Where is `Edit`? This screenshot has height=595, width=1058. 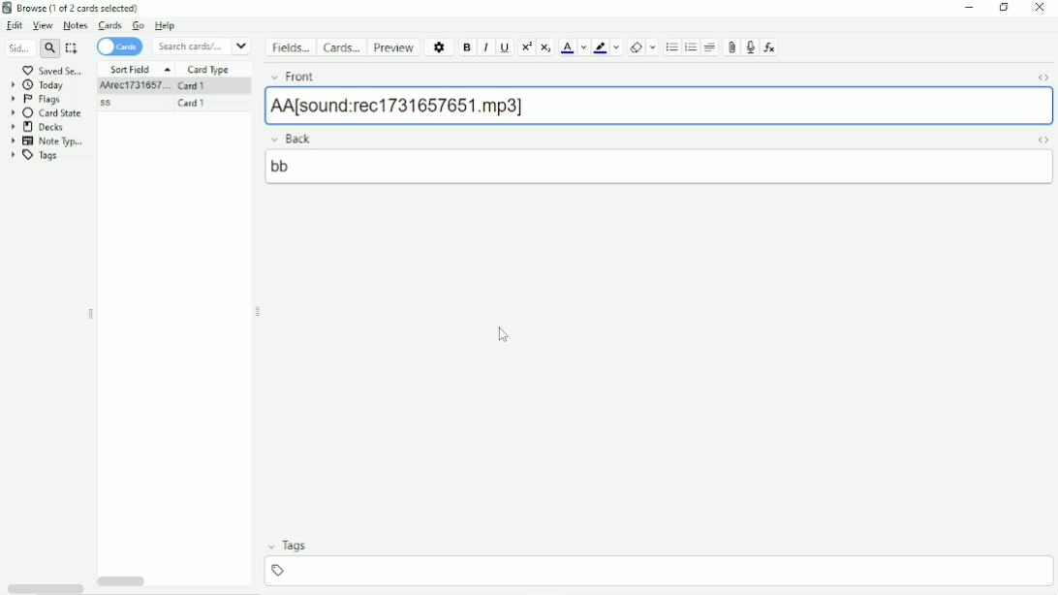 Edit is located at coordinates (15, 26).